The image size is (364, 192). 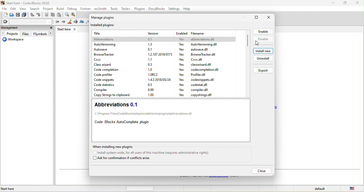 I want to click on tools++, so click(x=126, y=9).